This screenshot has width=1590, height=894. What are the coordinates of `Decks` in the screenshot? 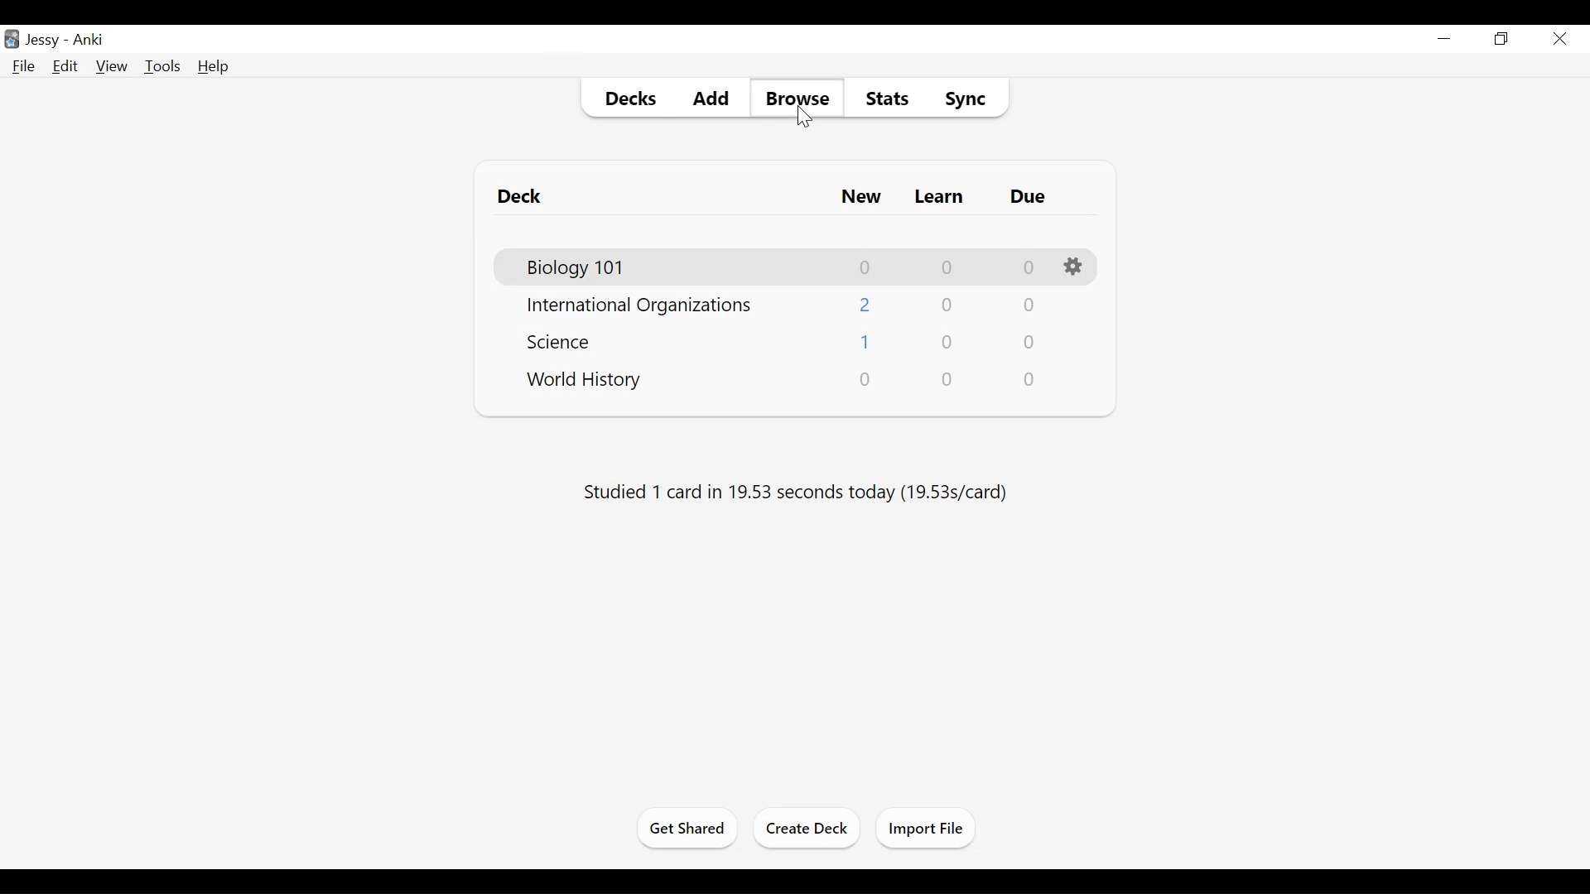 It's located at (625, 98).